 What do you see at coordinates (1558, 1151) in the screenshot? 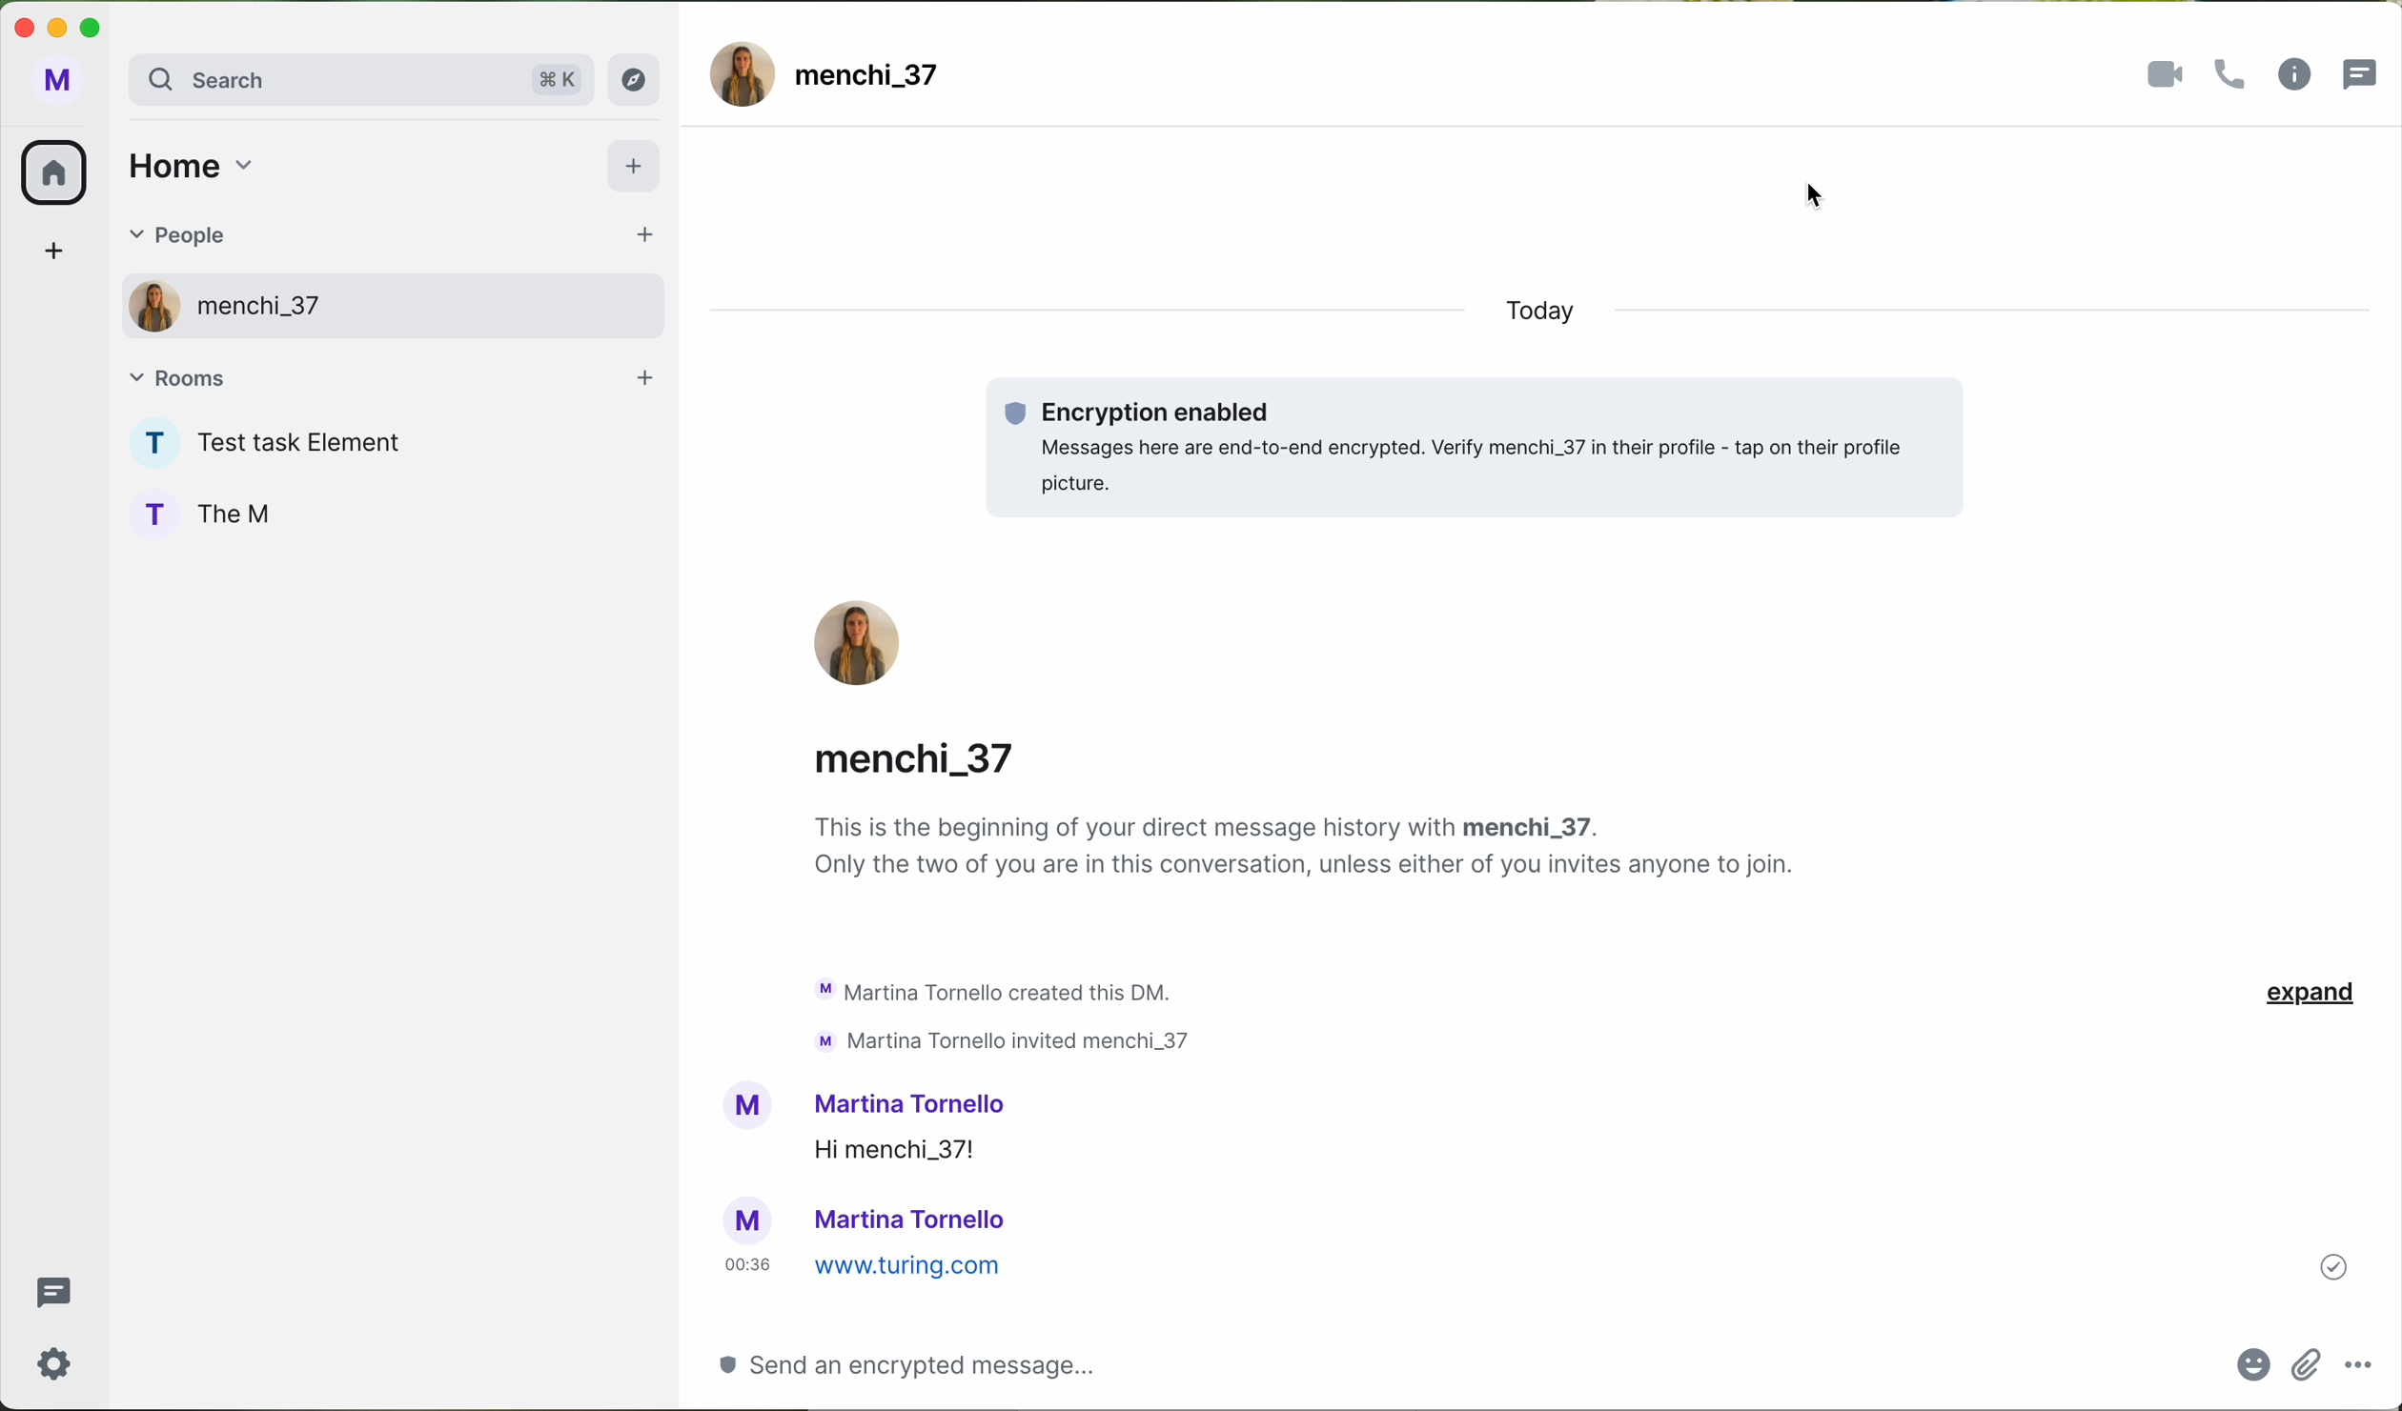
I see `message sended` at bounding box center [1558, 1151].